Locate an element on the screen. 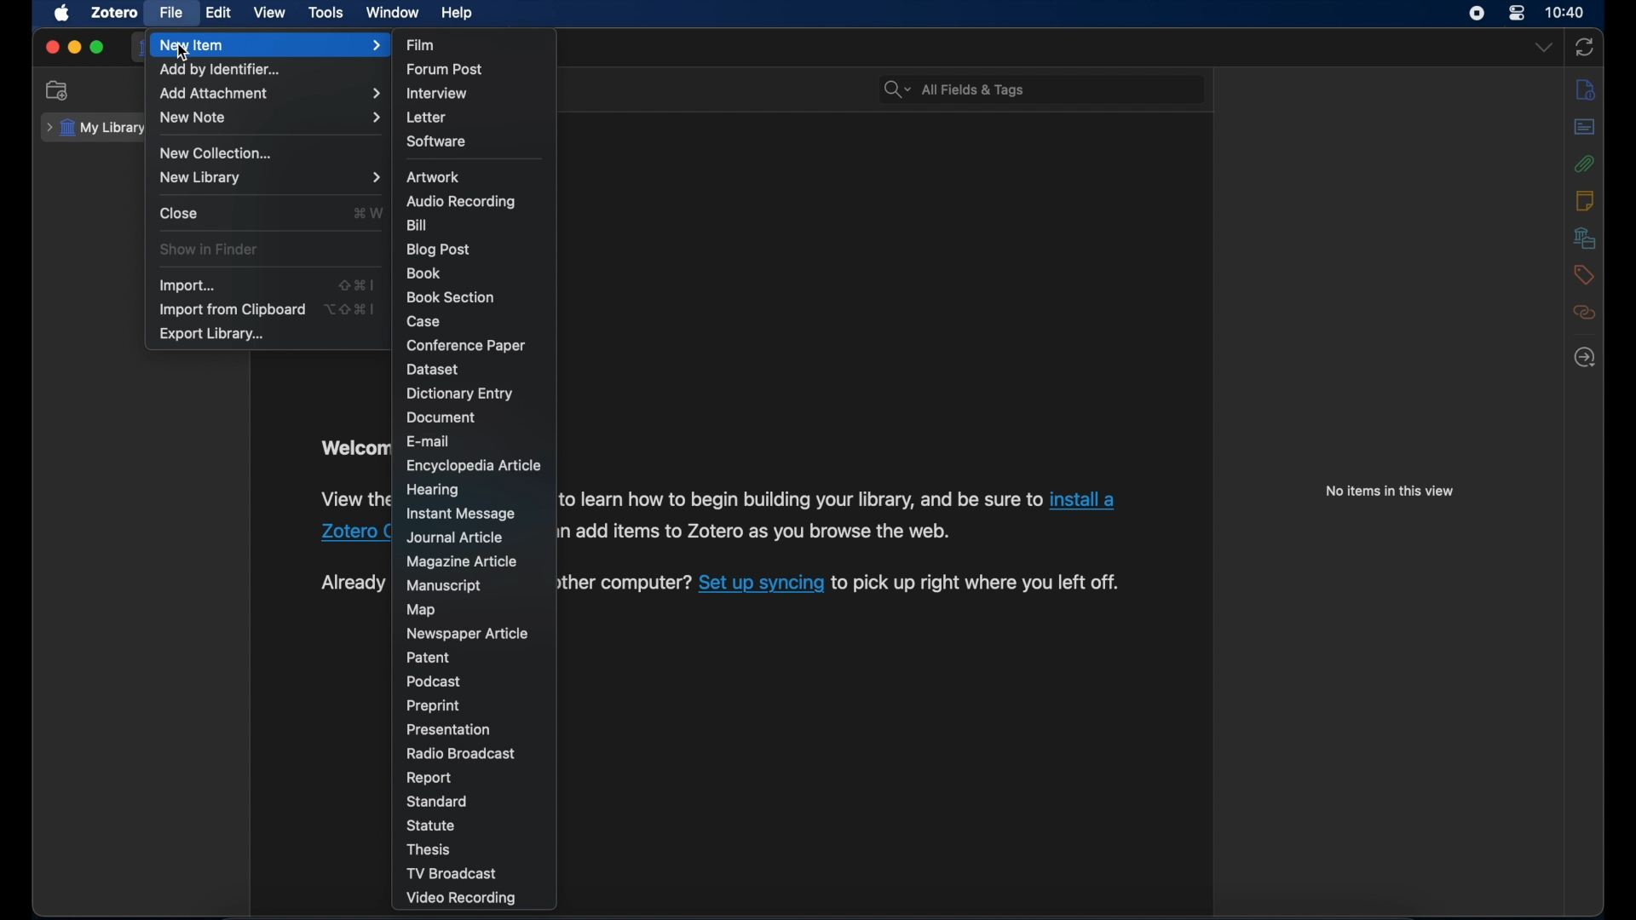  document is located at coordinates (444, 417).